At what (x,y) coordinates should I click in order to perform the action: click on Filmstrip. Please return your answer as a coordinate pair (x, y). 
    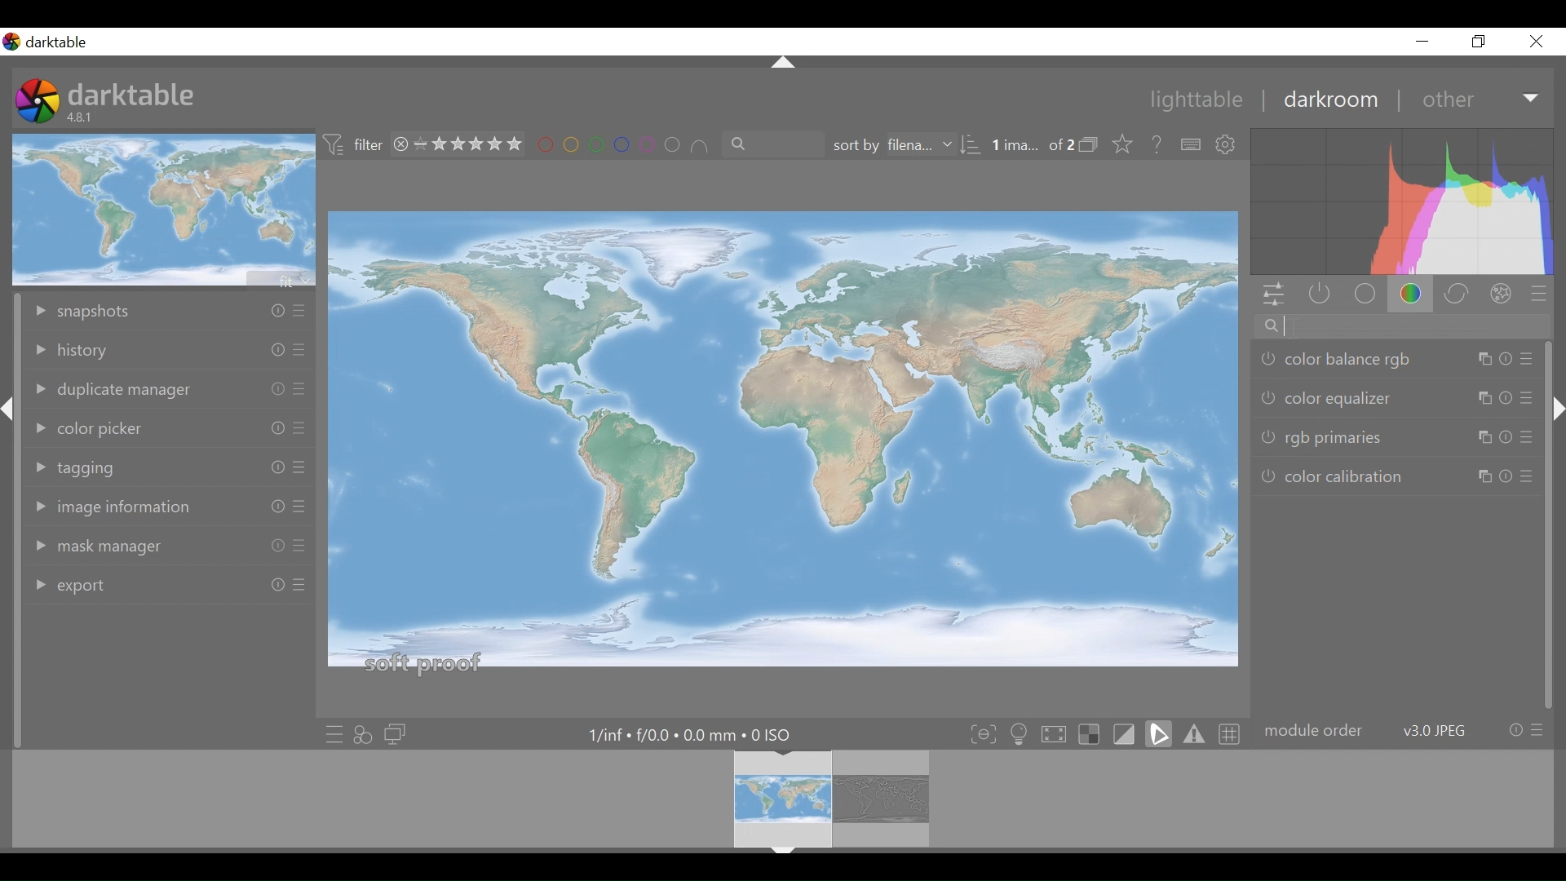
    Looking at the image, I should click on (776, 800).